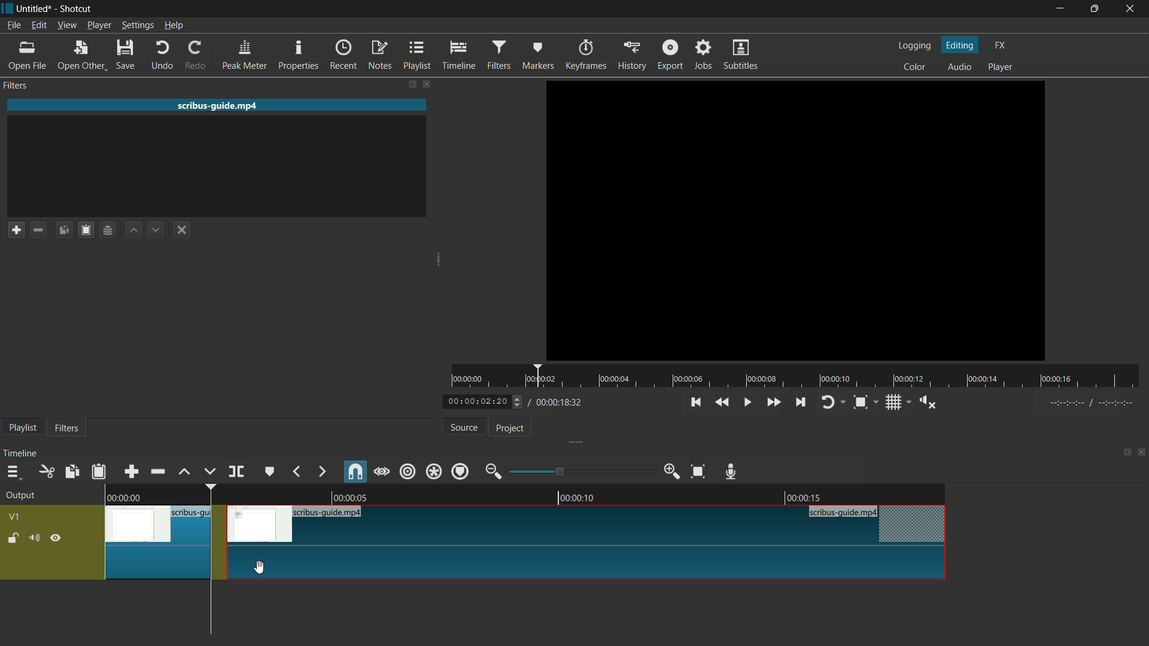 The image size is (1149, 646). Describe the element at coordinates (425, 83) in the screenshot. I see `close filters` at that location.